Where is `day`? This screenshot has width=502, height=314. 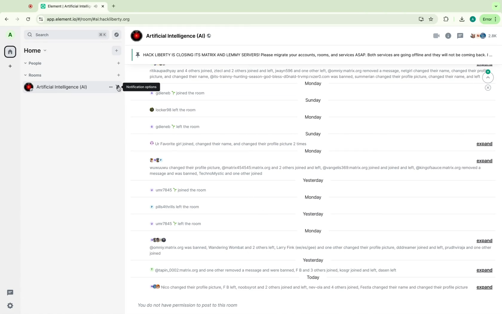
day is located at coordinates (313, 215).